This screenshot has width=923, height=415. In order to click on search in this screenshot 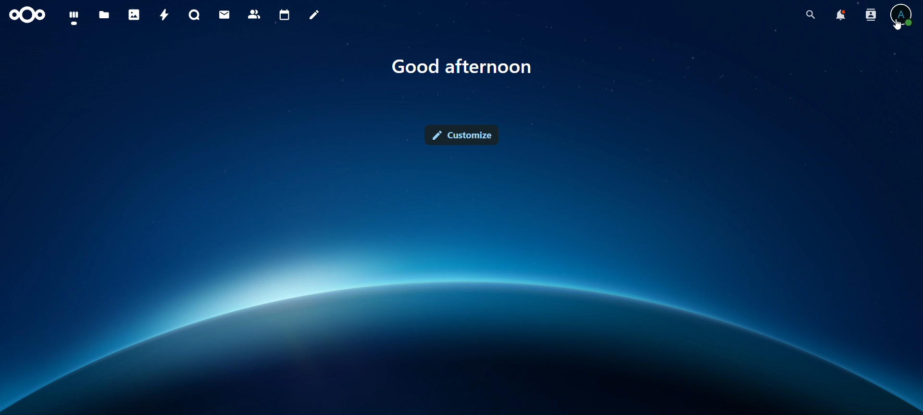, I will do `click(810, 14)`.